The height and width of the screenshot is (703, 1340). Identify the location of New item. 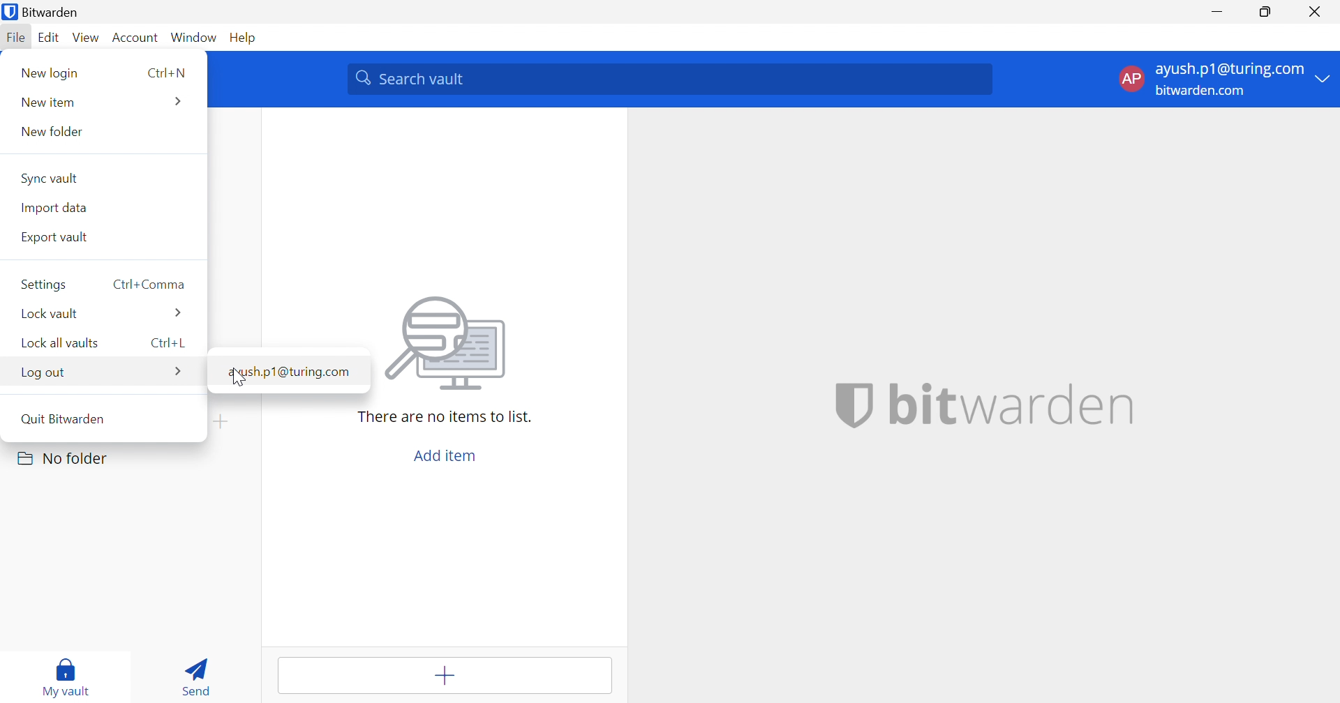
(47, 103).